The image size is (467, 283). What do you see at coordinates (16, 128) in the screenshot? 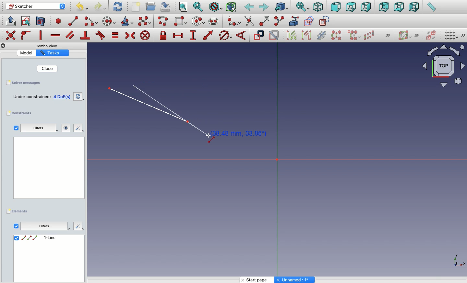
I see `Checkbox` at bounding box center [16, 128].